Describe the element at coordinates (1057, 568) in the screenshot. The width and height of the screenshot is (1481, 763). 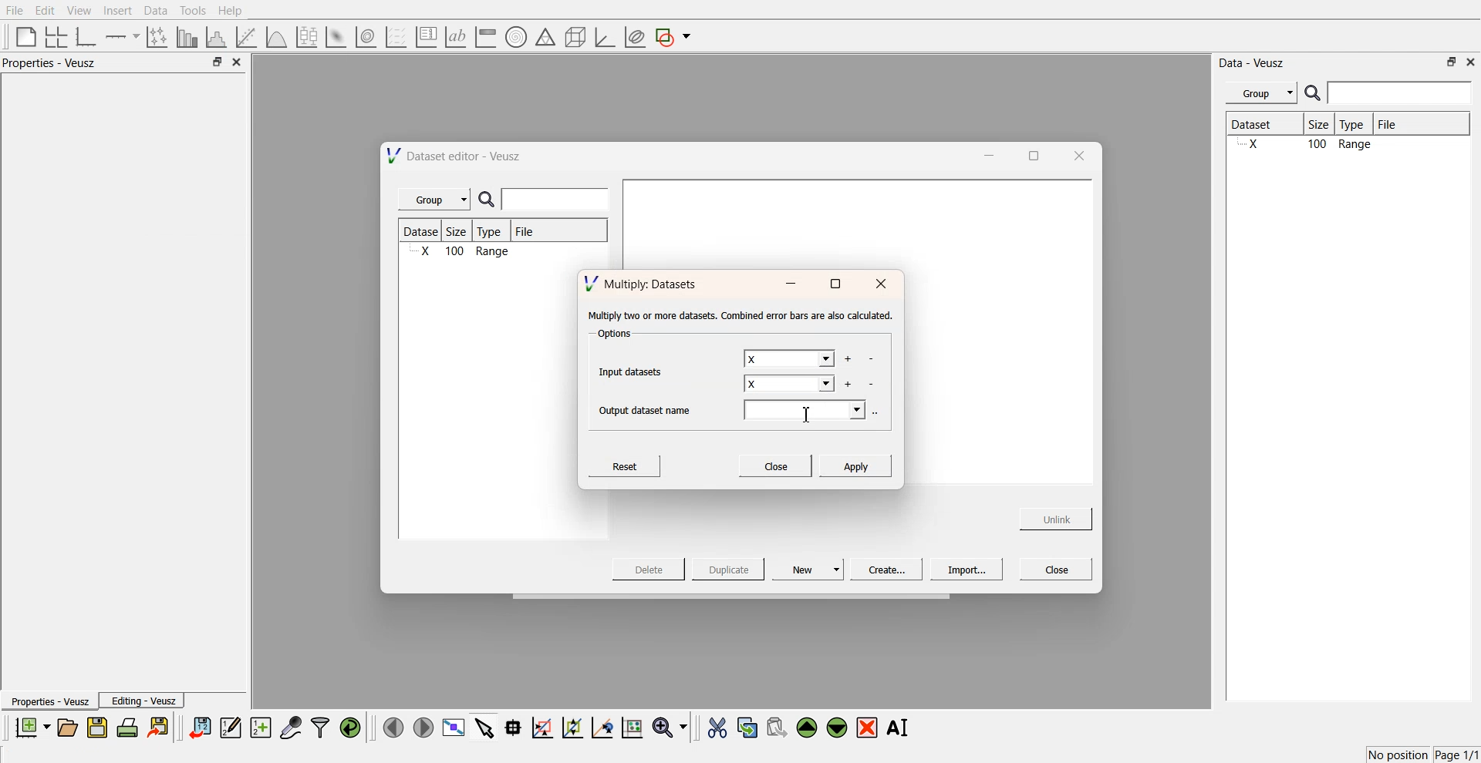
I see `Close` at that location.